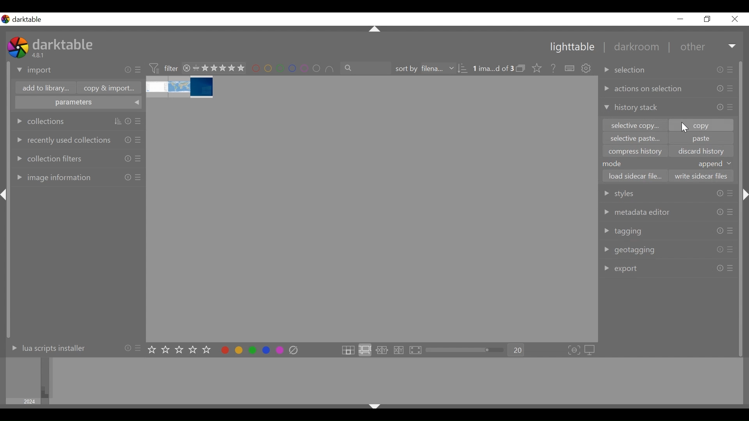 The width and height of the screenshot is (749, 421). Describe the element at coordinates (250, 350) in the screenshot. I see `toggle color label` at that location.